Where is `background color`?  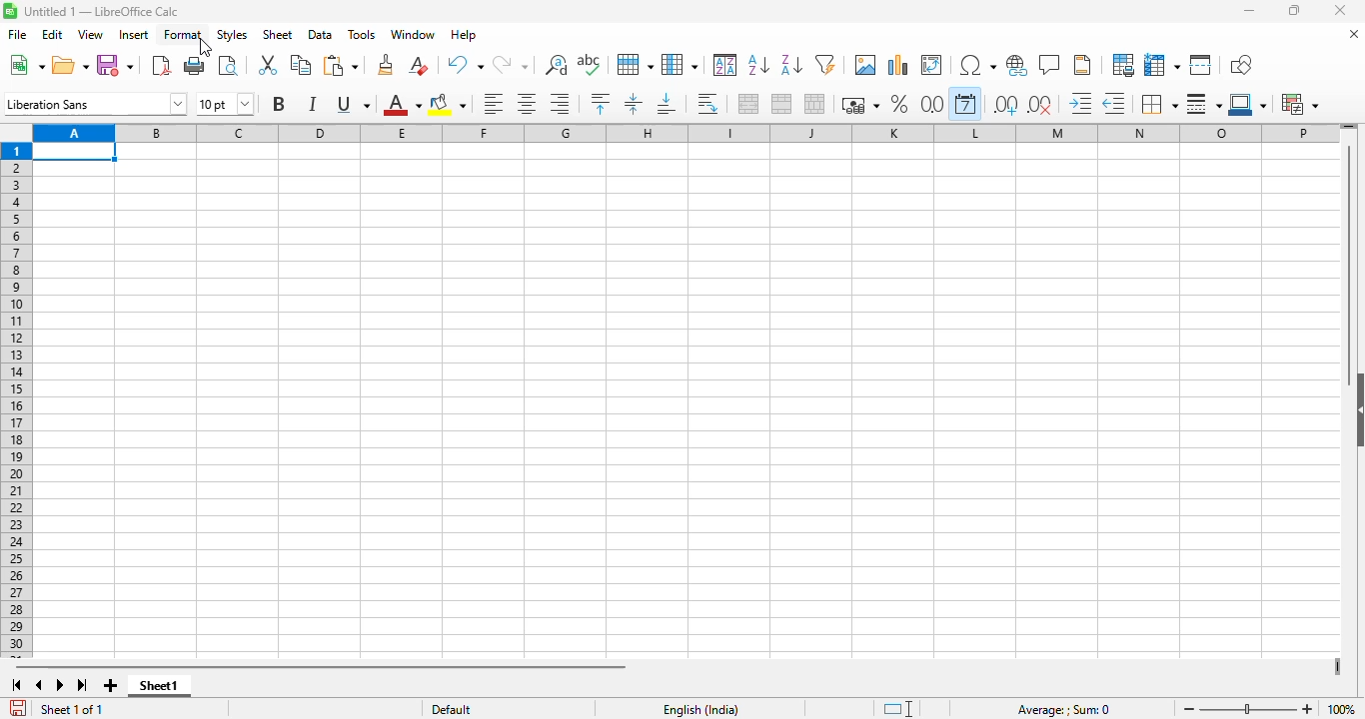
background color is located at coordinates (448, 105).